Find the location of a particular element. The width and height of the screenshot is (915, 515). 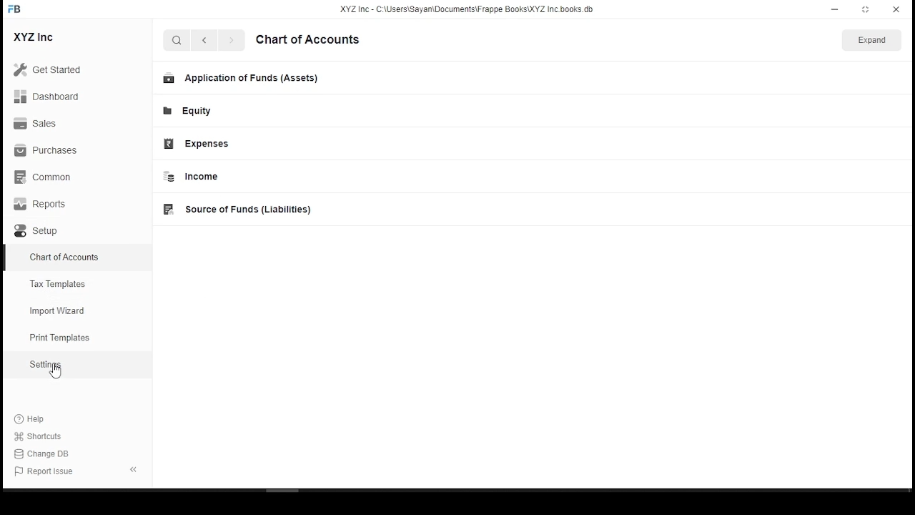

Purchases is located at coordinates (45, 149).